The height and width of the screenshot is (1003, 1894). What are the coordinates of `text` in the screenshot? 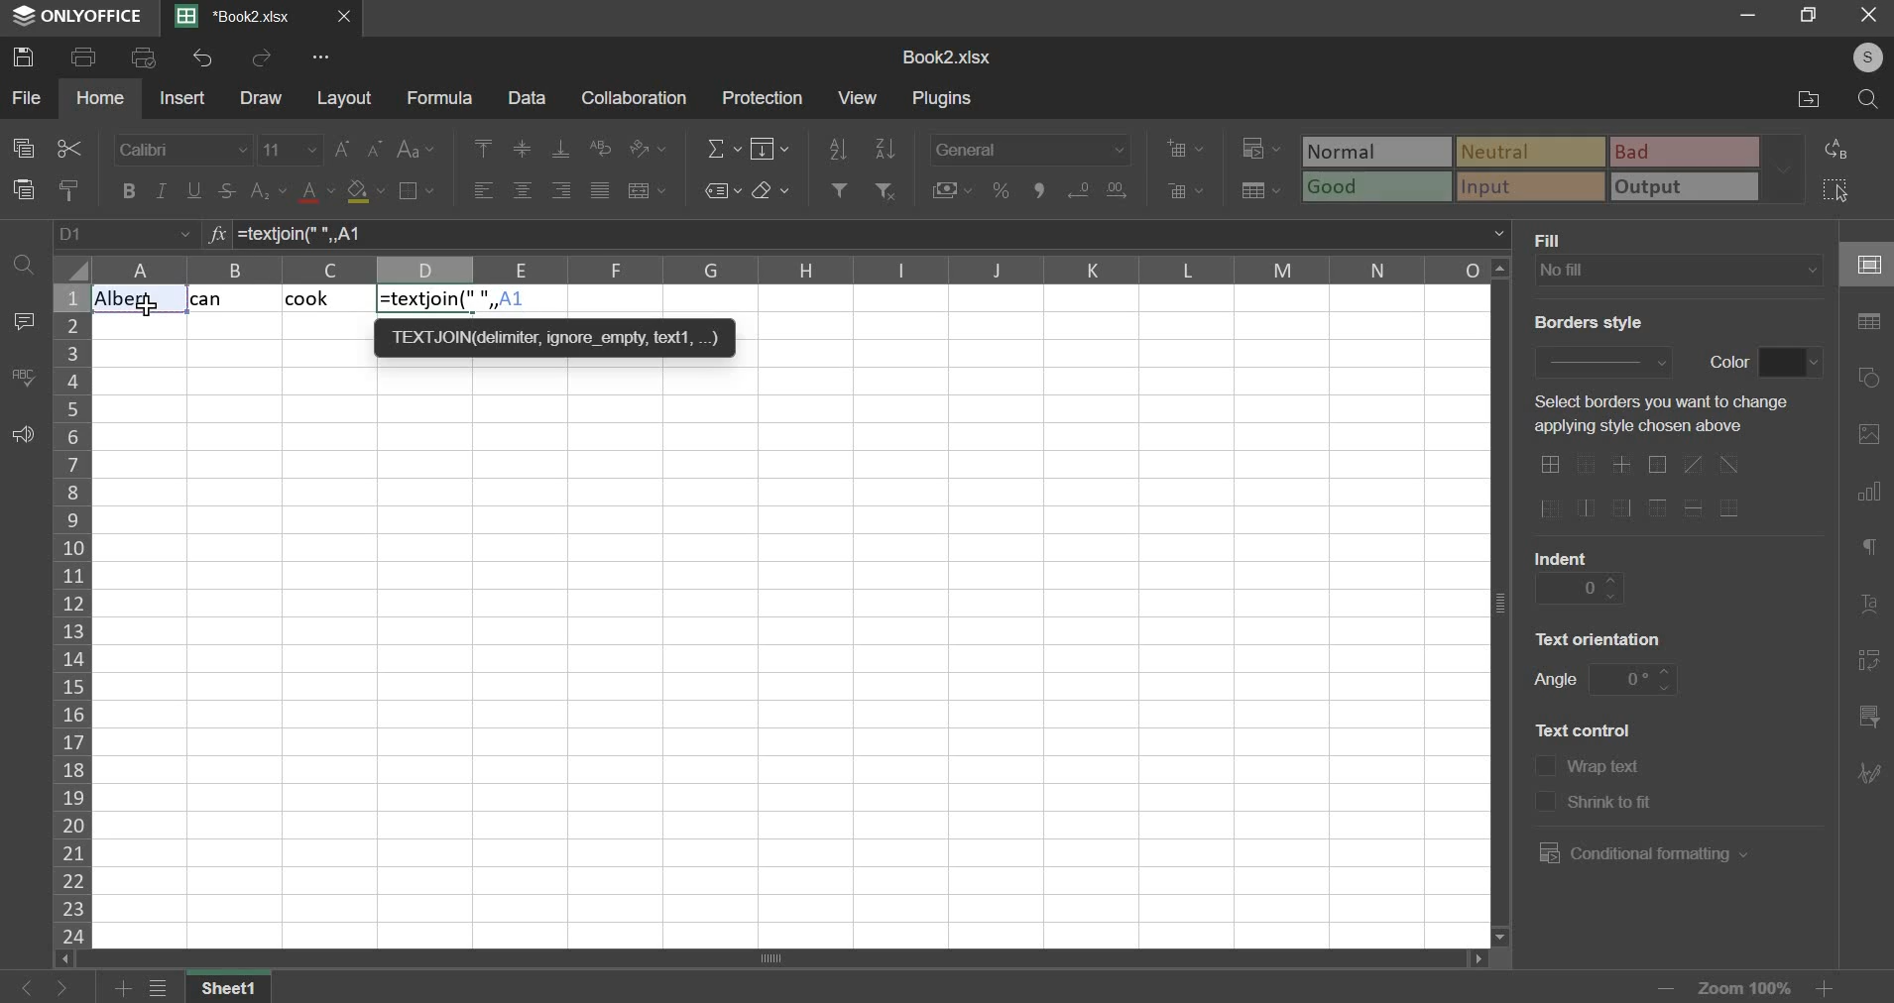 It's located at (1562, 555).